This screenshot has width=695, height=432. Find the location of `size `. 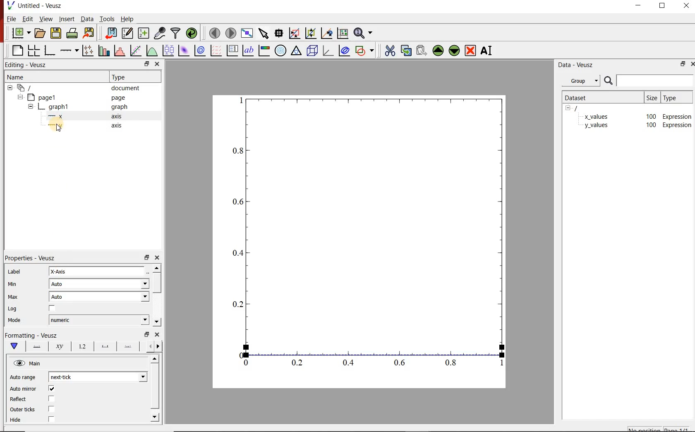

size  is located at coordinates (652, 98).